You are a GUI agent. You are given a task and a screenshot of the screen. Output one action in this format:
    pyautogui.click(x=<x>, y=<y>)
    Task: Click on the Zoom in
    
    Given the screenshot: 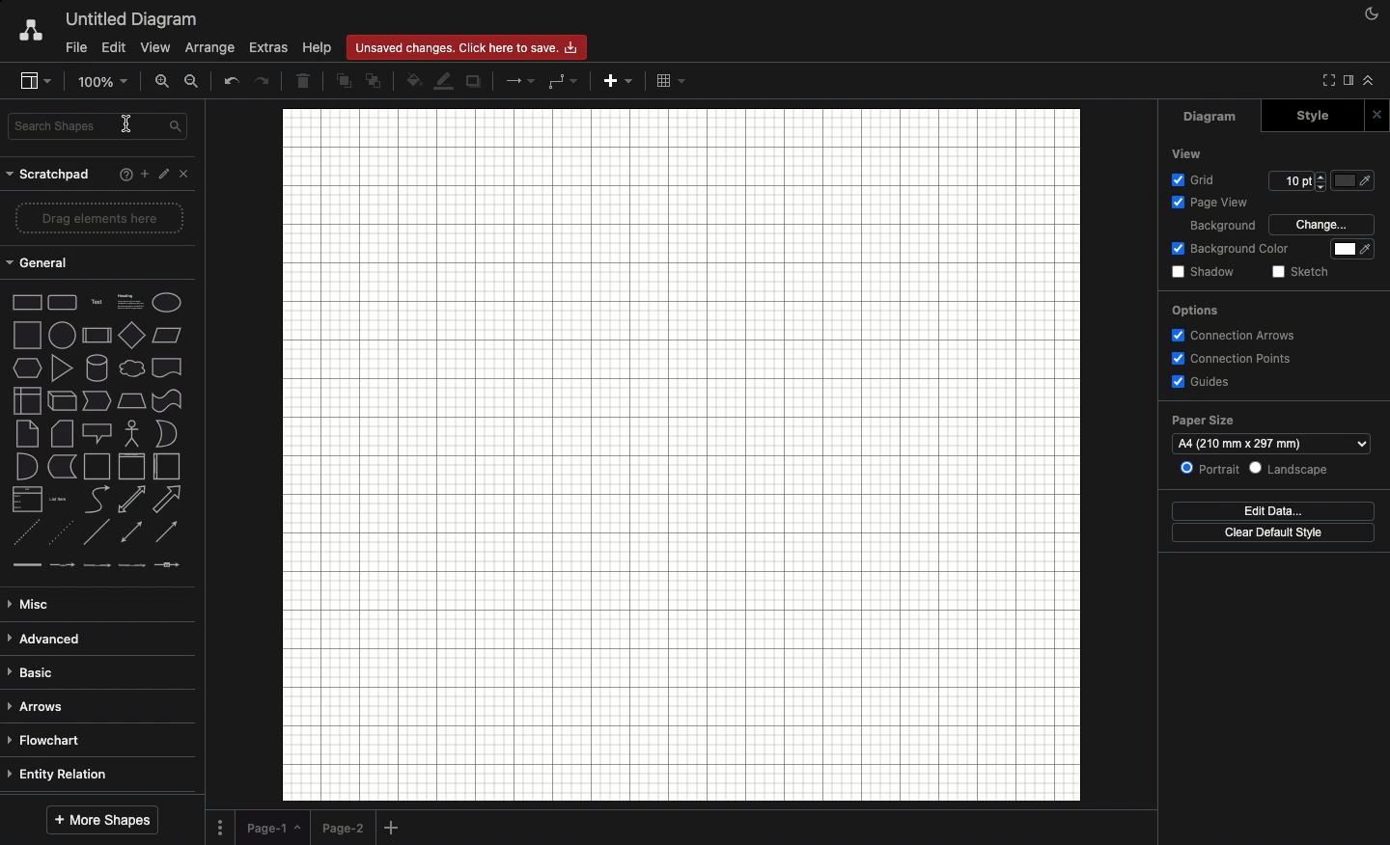 What is the action you would take?
    pyautogui.click(x=163, y=80)
    